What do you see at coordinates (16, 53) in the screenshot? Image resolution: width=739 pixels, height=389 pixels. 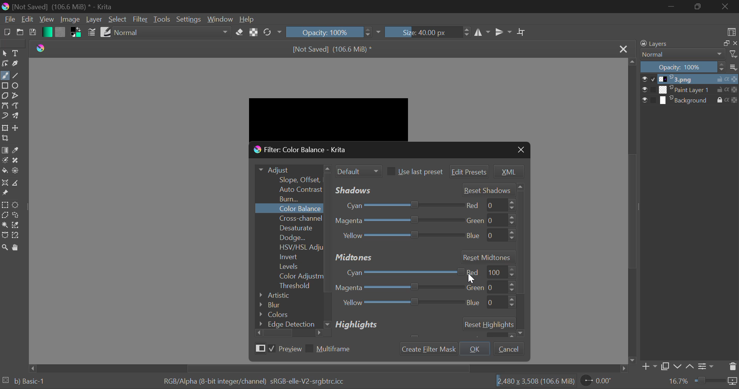 I see `Text` at bounding box center [16, 53].